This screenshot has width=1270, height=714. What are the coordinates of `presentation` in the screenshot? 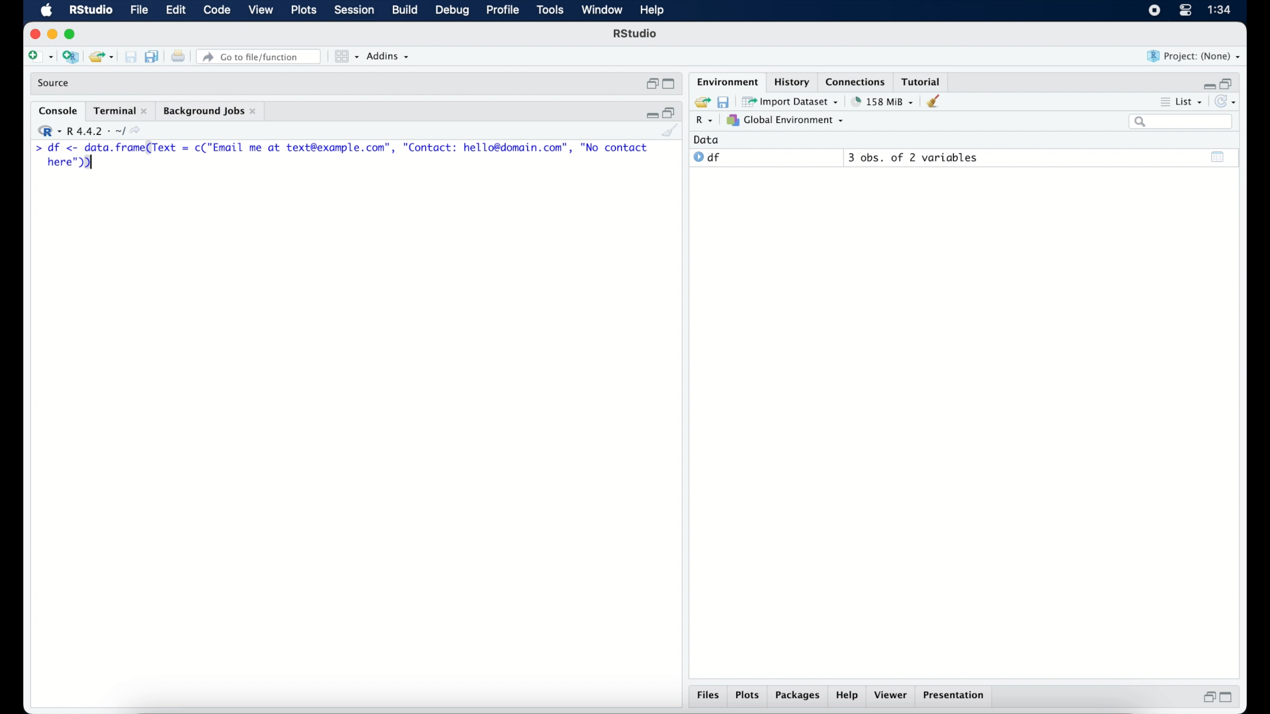 It's located at (956, 697).